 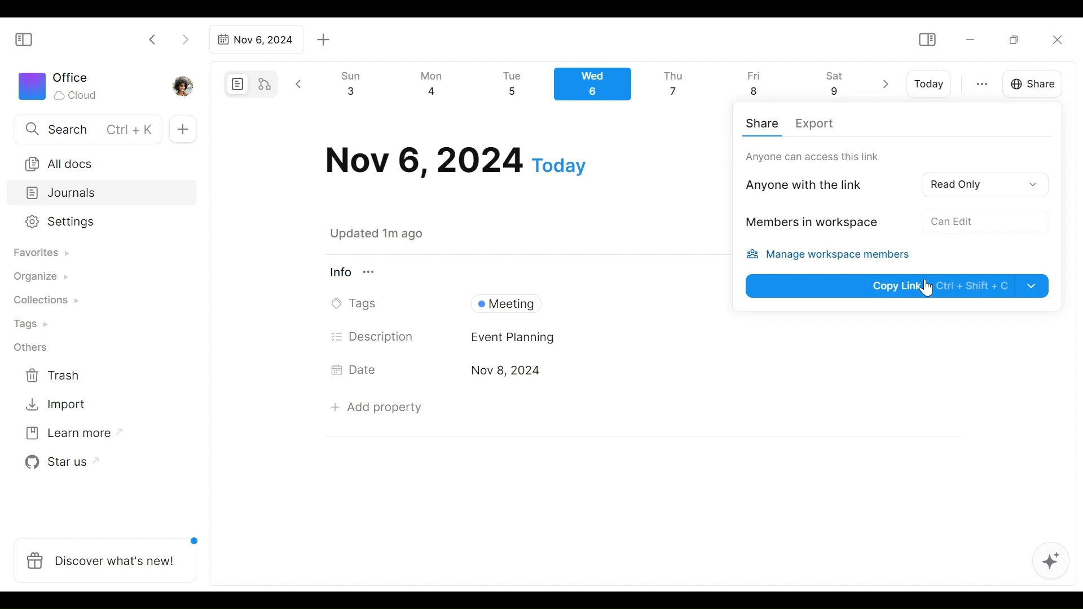 What do you see at coordinates (357, 304) in the screenshot?
I see `Tags` at bounding box center [357, 304].